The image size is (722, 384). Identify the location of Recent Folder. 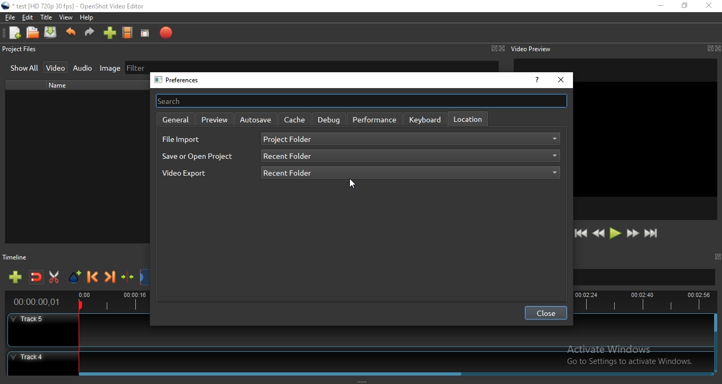
(410, 157).